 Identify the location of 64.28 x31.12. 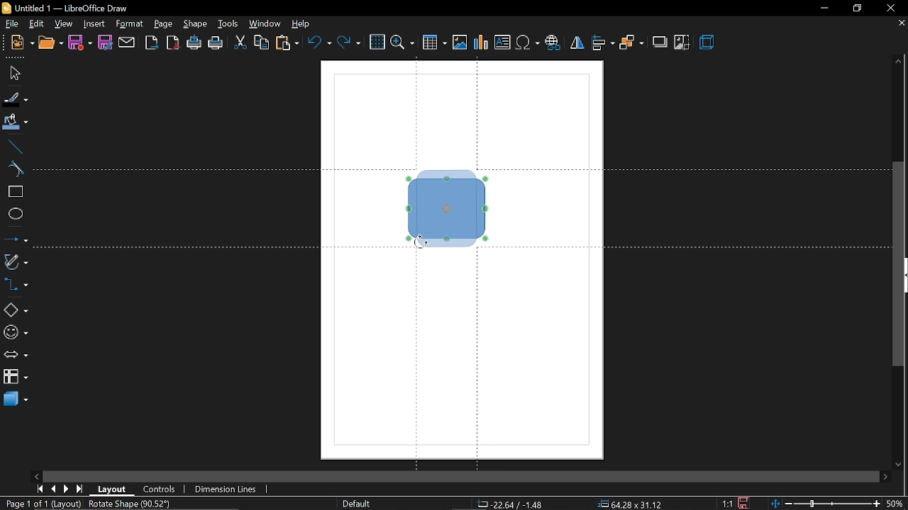
(626, 504).